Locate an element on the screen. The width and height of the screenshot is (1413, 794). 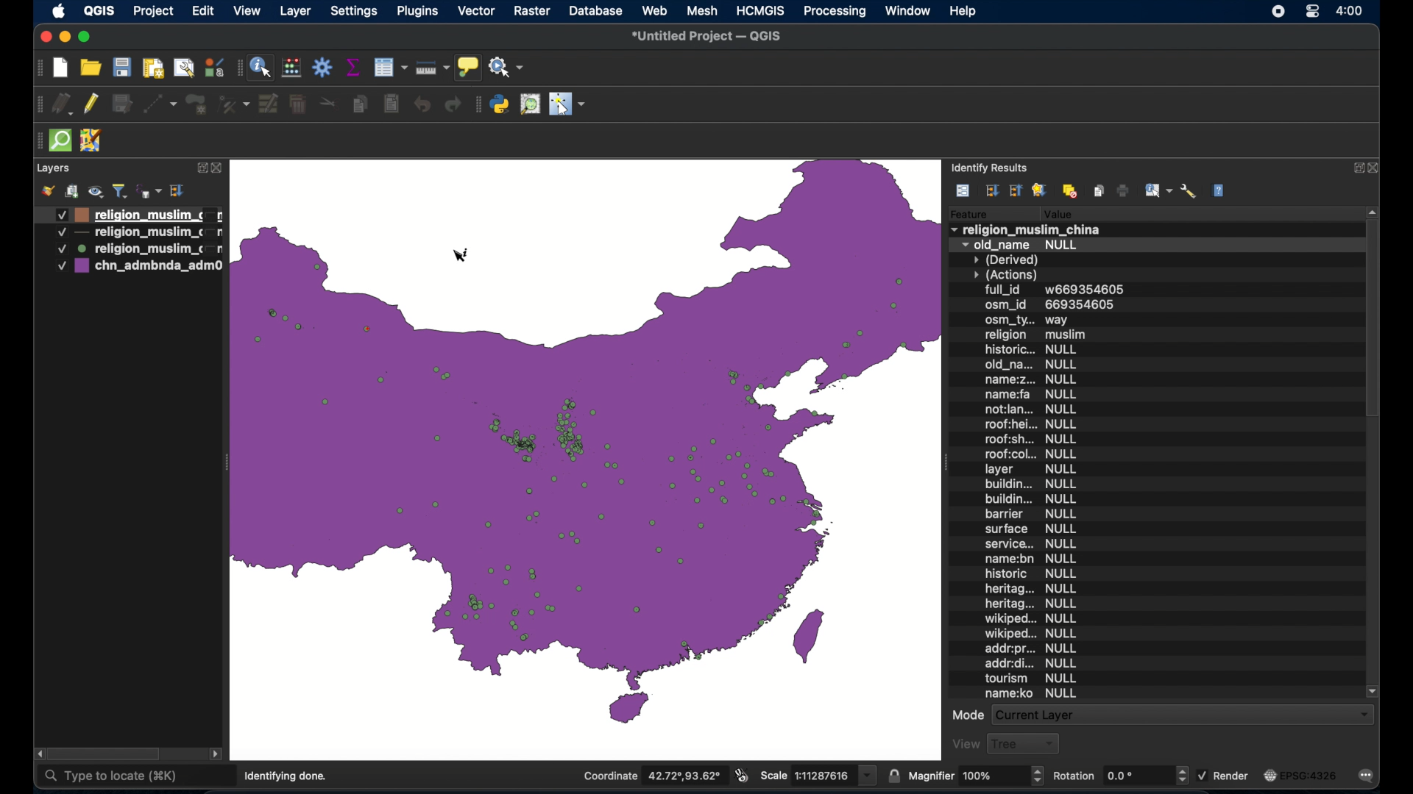
value is located at coordinates (1059, 212).